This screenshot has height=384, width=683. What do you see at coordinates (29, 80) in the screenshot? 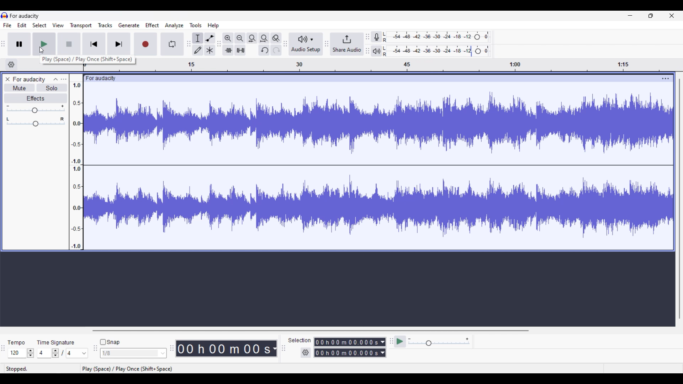
I see `Project name` at bounding box center [29, 80].